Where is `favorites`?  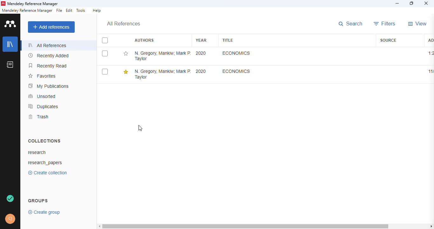 favorites is located at coordinates (42, 76).